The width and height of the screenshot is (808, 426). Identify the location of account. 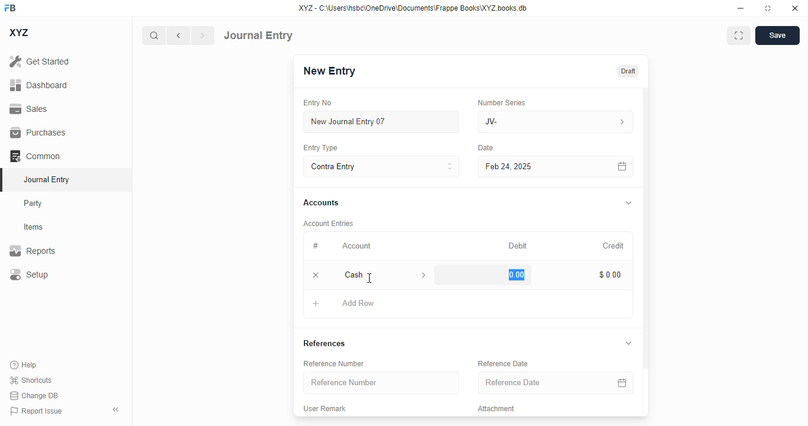
(357, 246).